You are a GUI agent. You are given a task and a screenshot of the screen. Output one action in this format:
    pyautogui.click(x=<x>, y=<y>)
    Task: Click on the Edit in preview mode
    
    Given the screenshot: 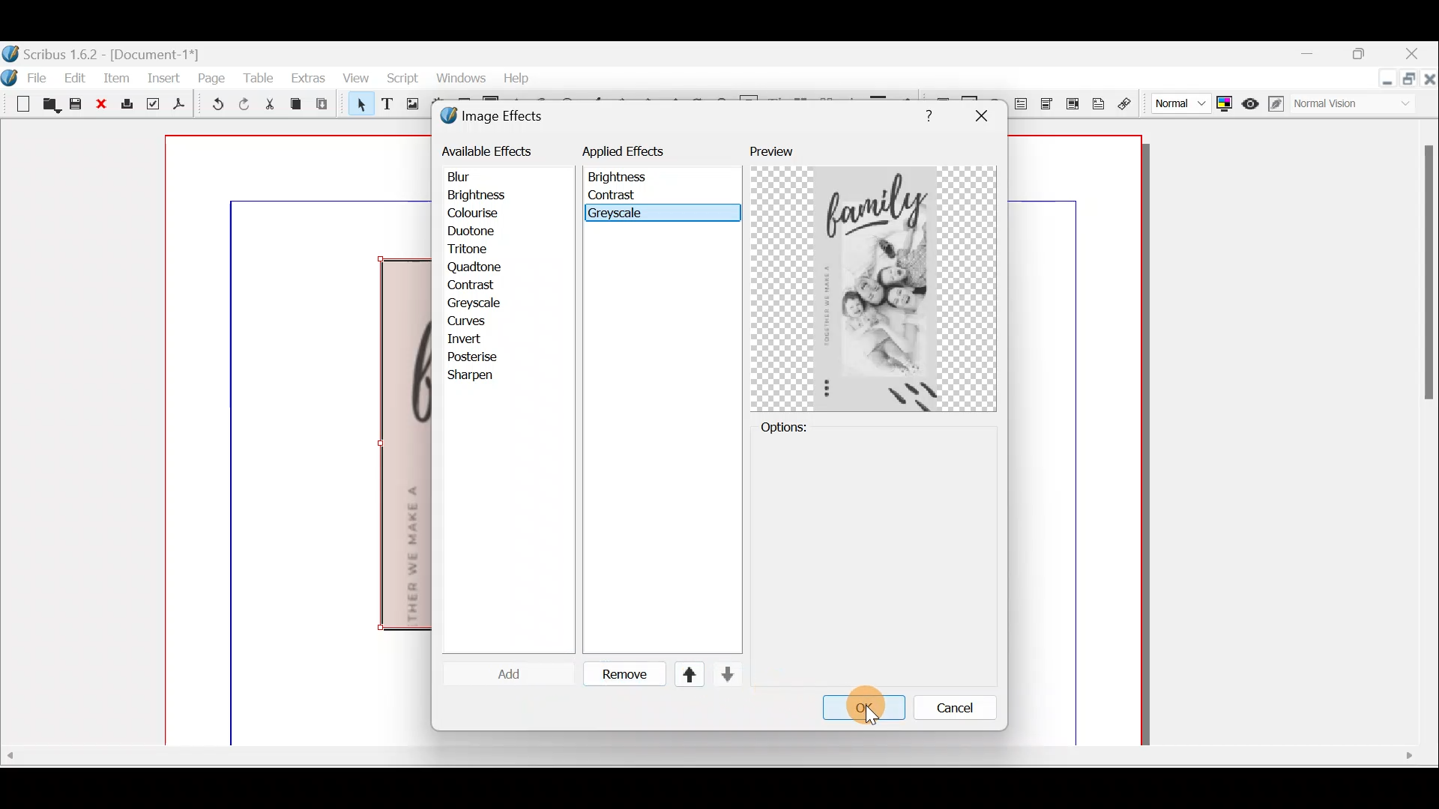 What is the action you would take?
    pyautogui.click(x=1274, y=103)
    